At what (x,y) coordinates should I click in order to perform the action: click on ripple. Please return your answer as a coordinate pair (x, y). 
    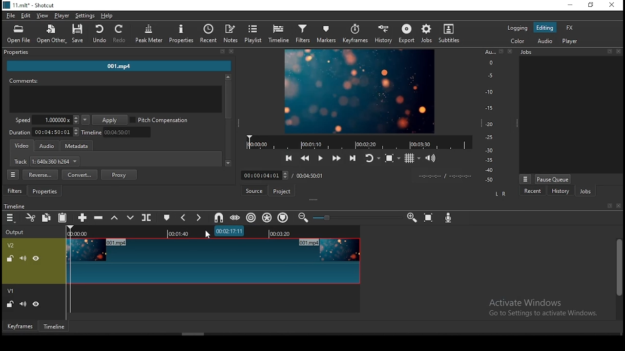
    Looking at the image, I should click on (251, 217).